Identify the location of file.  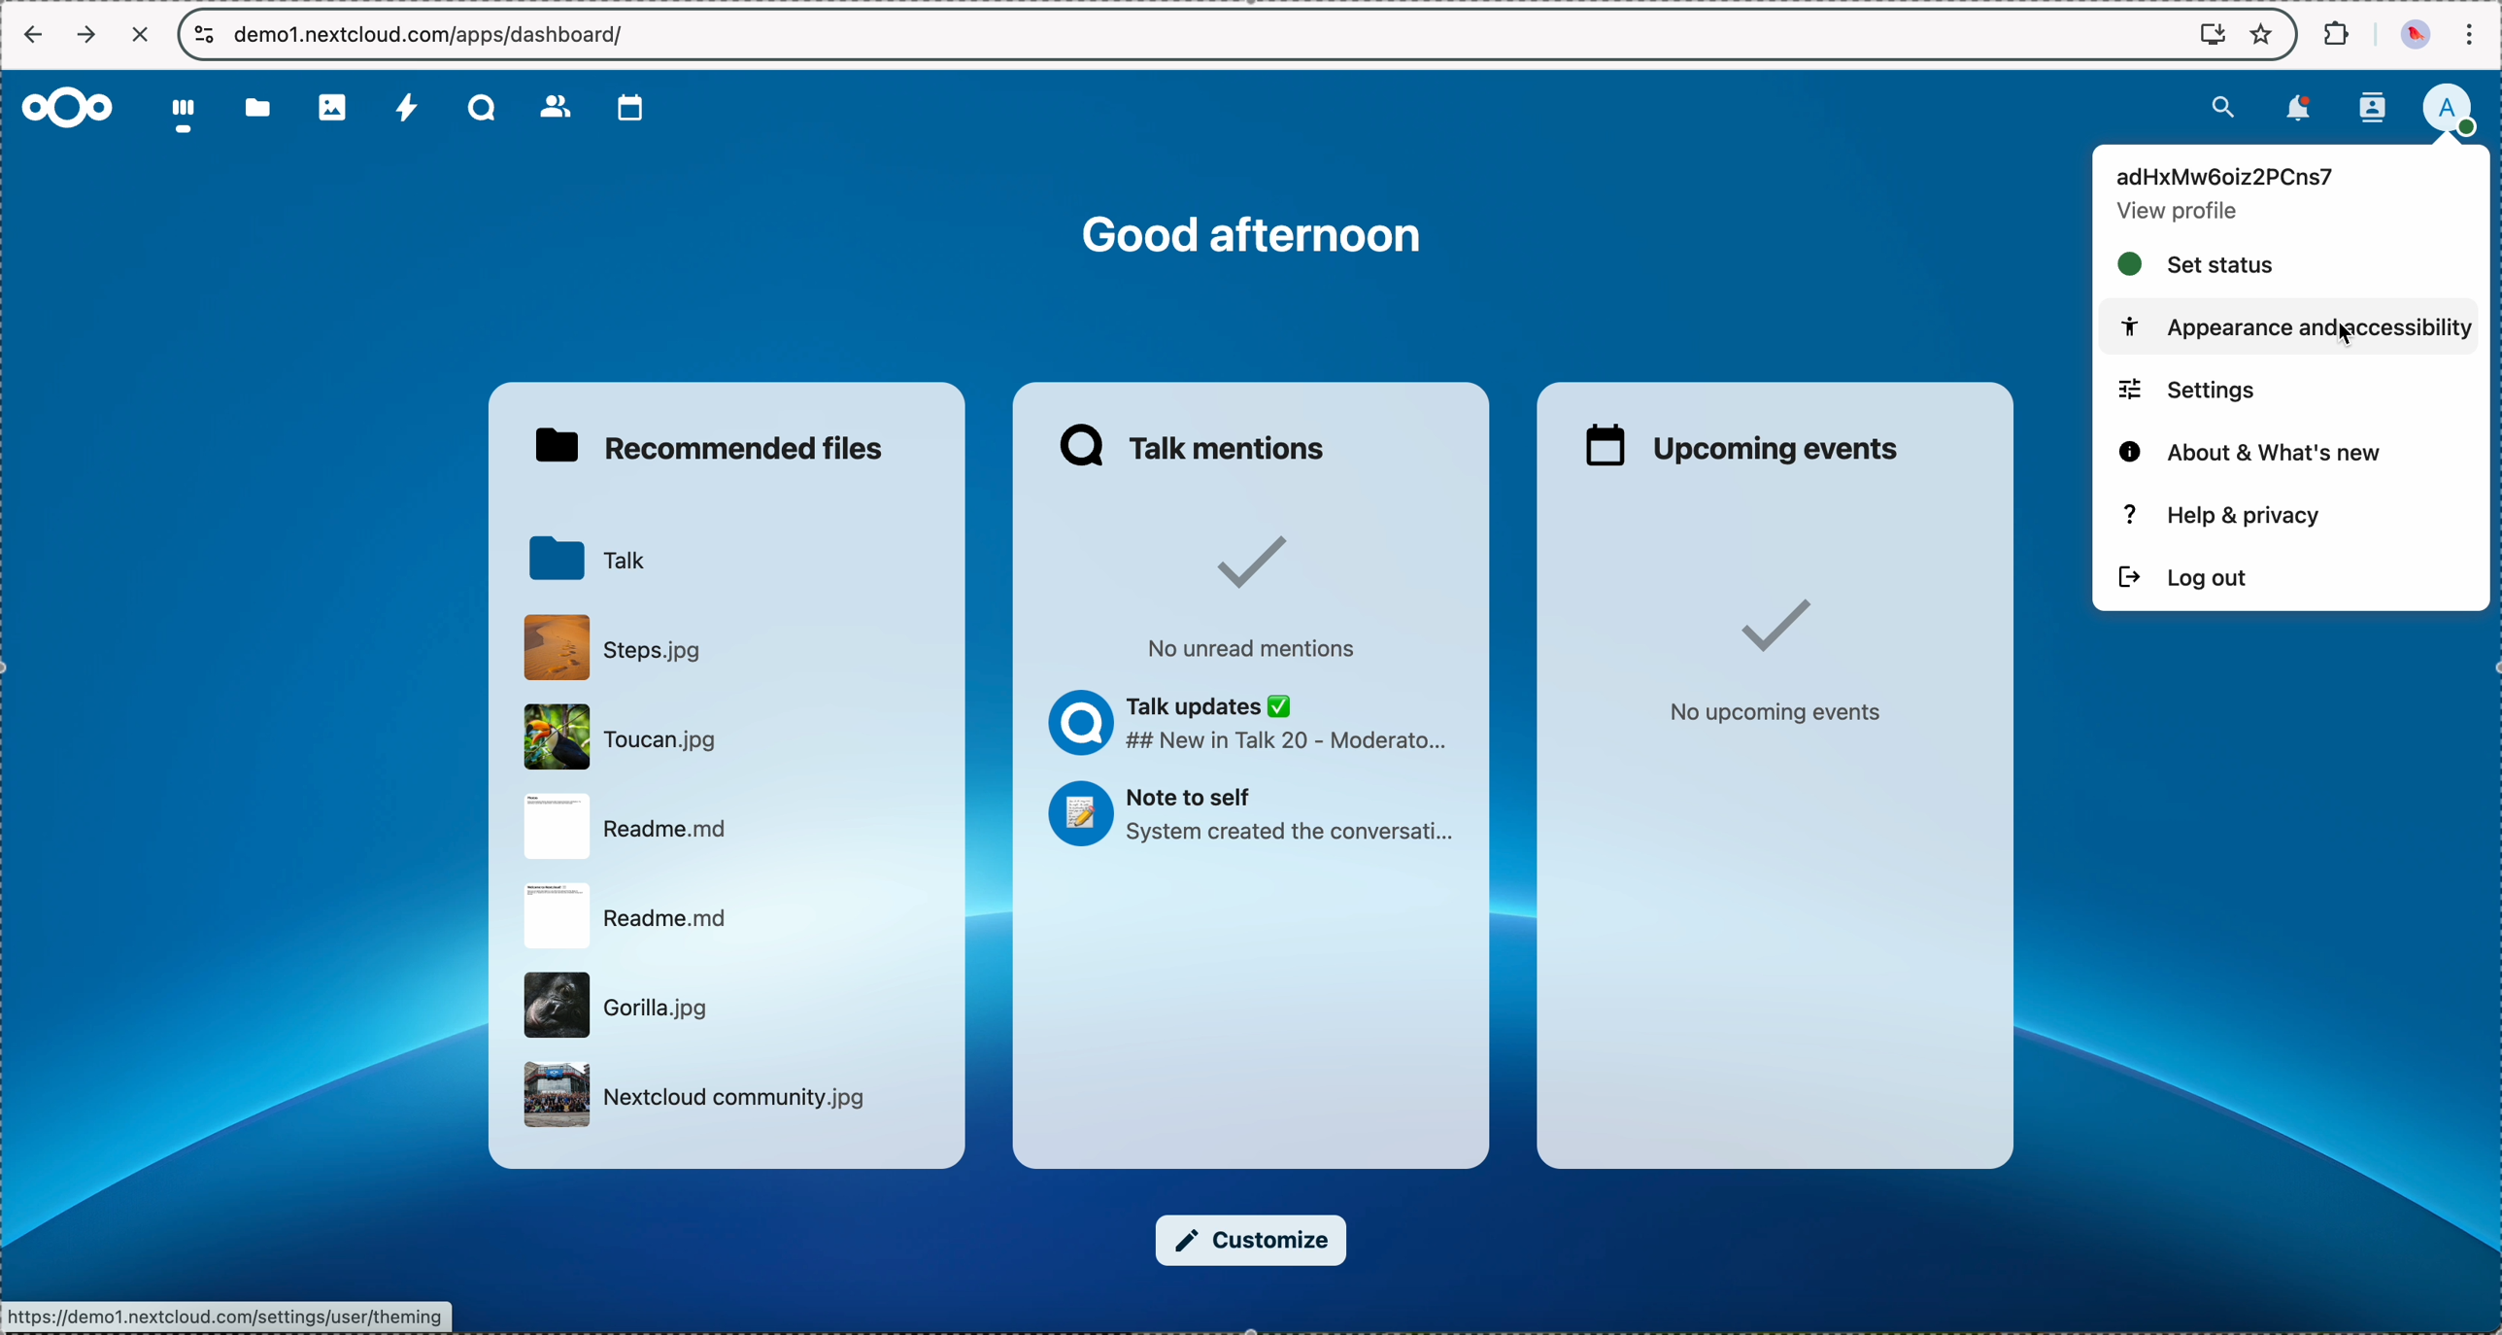
(619, 1006).